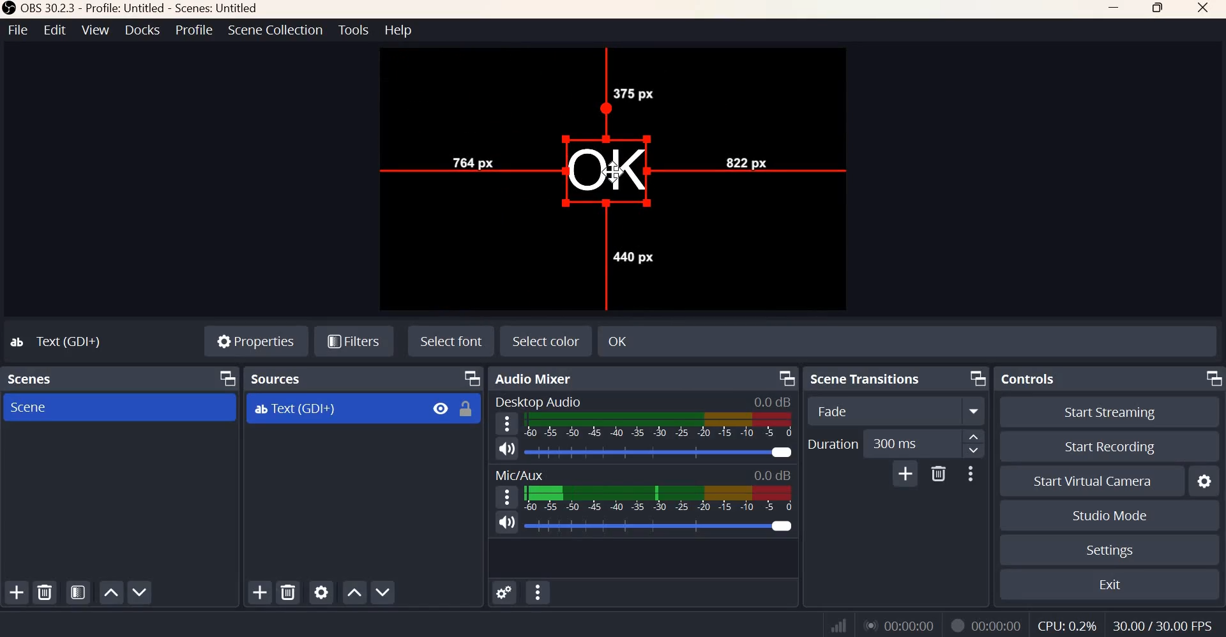  What do you see at coordinates (770, 475) in the screenshot?
I see `Audio Level Indicator` at bounding box center [770, 475].